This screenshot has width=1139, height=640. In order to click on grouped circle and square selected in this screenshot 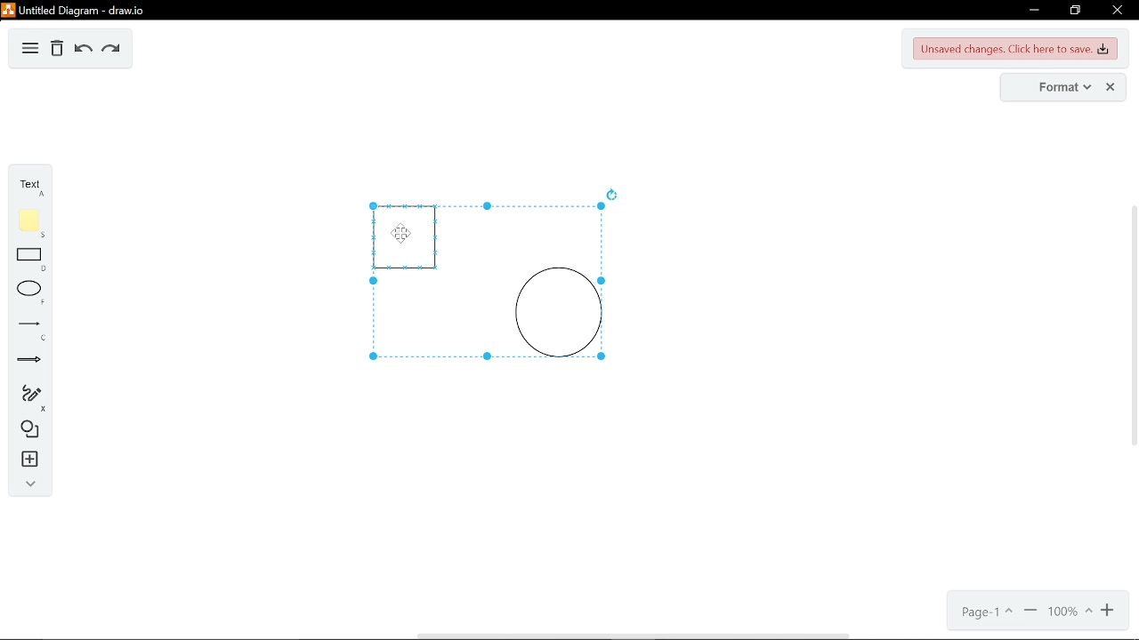, I will do `click(487, 282)`.